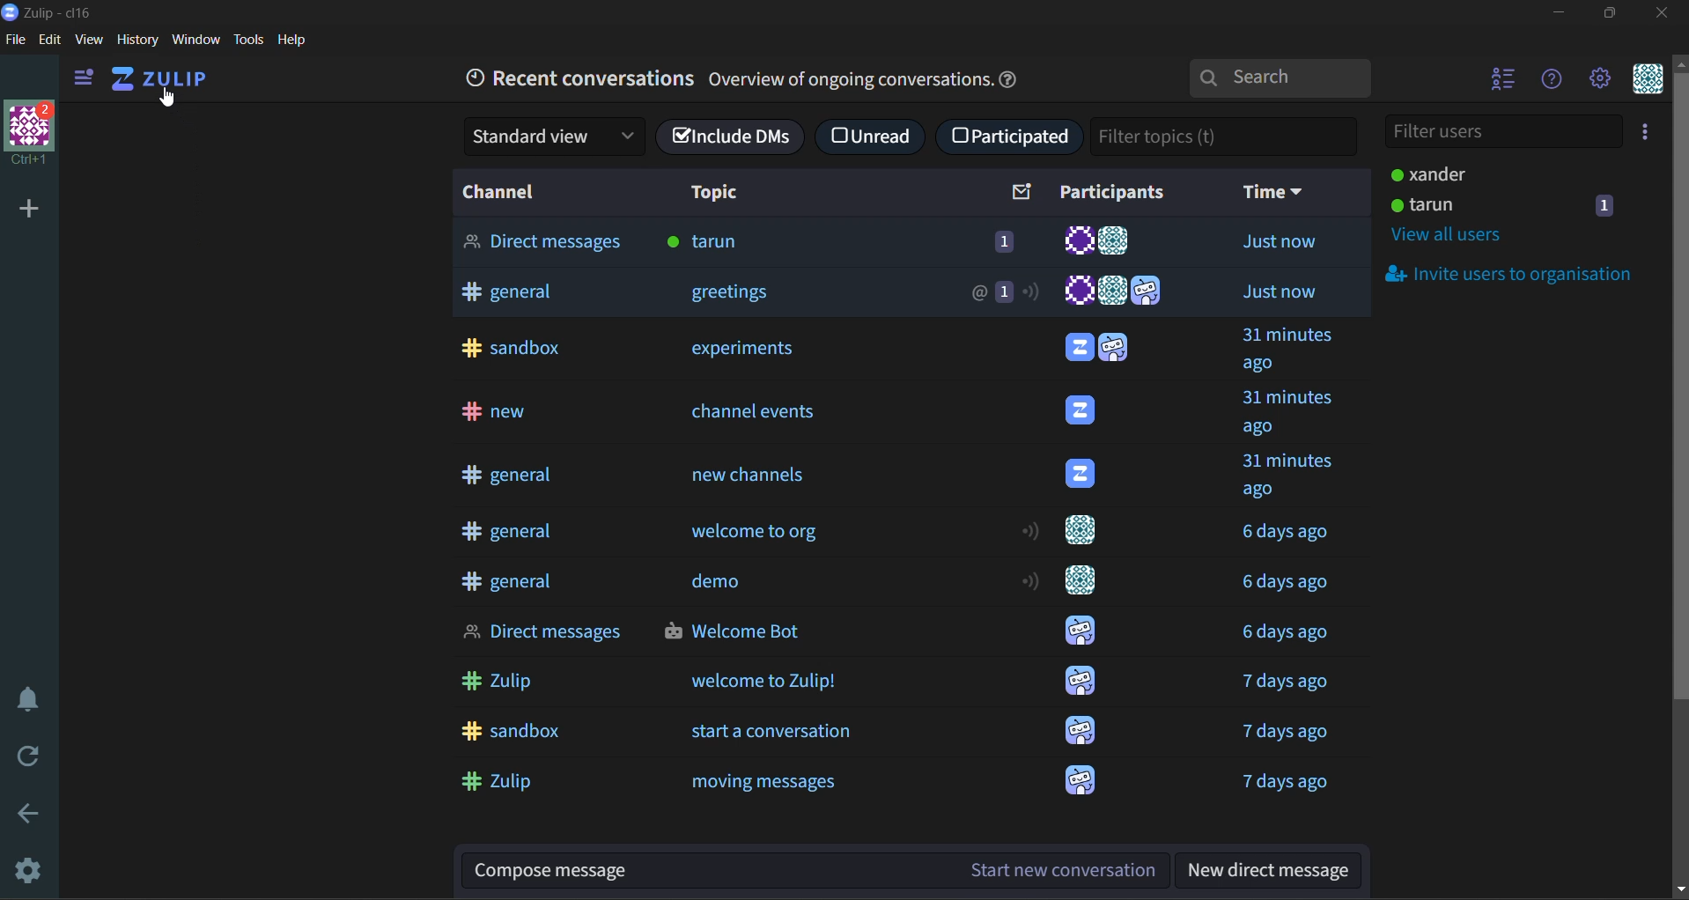 The width and height of the screenshot is (1689, 900). I want to click on User, so click(1082, 682).